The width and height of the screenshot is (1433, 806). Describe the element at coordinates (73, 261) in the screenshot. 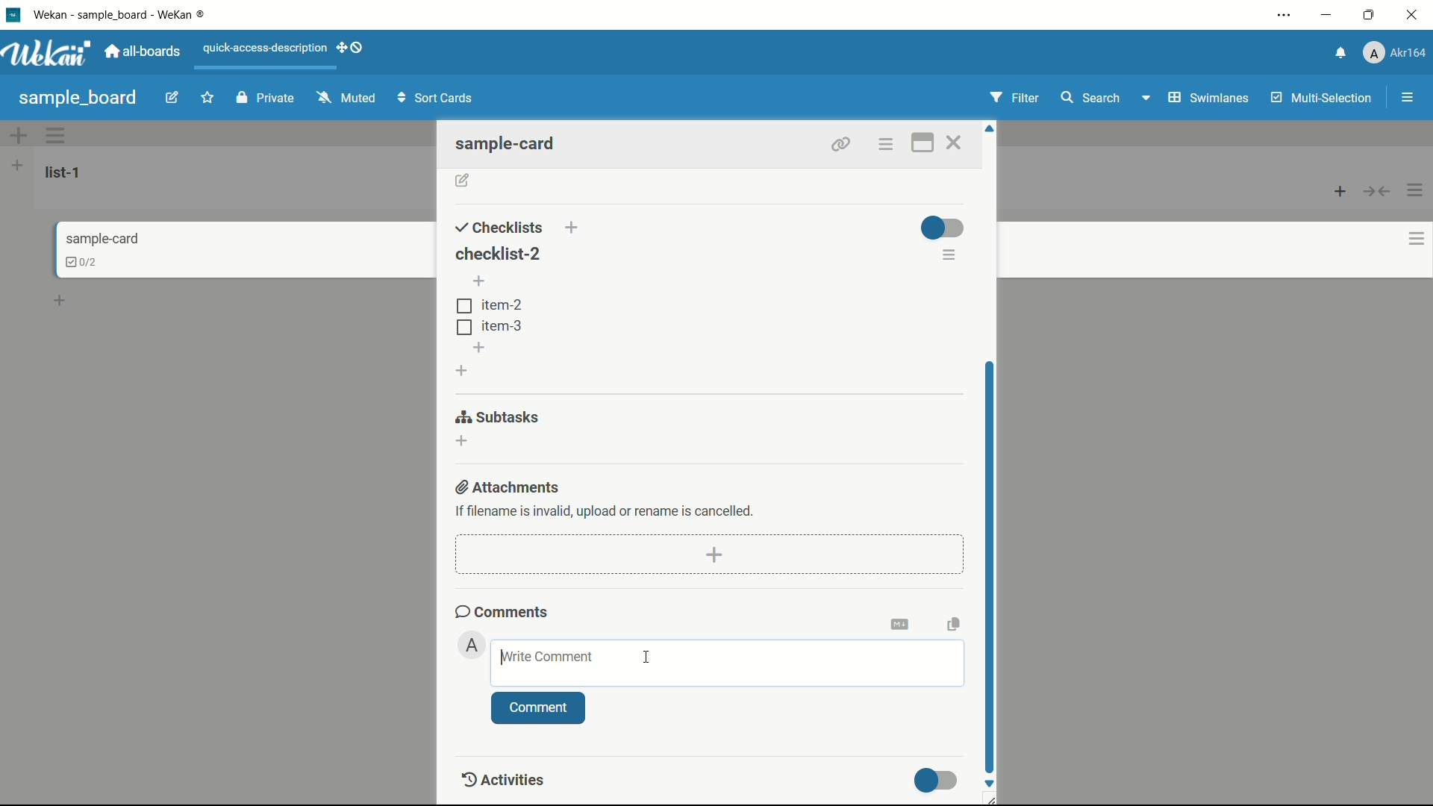

I see `checklist` at that location.